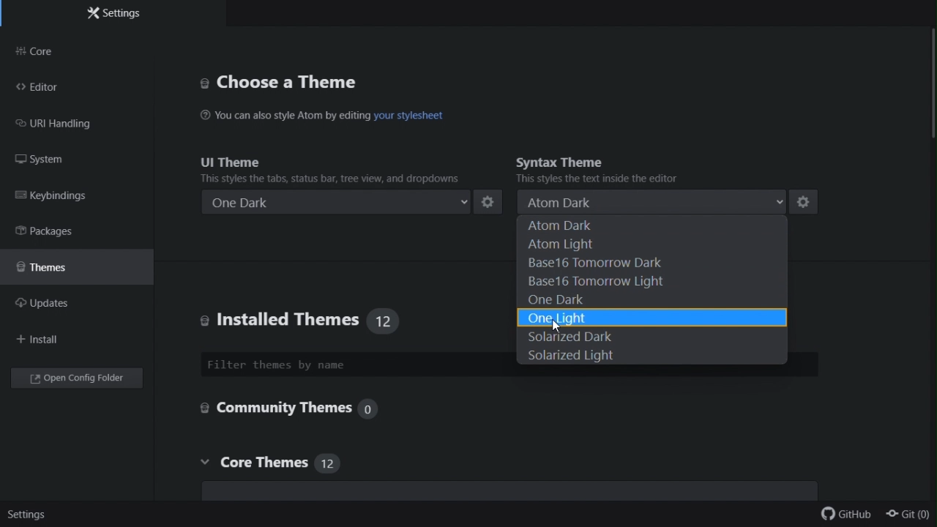 Image resolution: width=937 pixels, height=527 pixels. What do you see at coordinates (306, 314) in the screenshot?
I see `Installed themes` at bounding box center [306, 314].